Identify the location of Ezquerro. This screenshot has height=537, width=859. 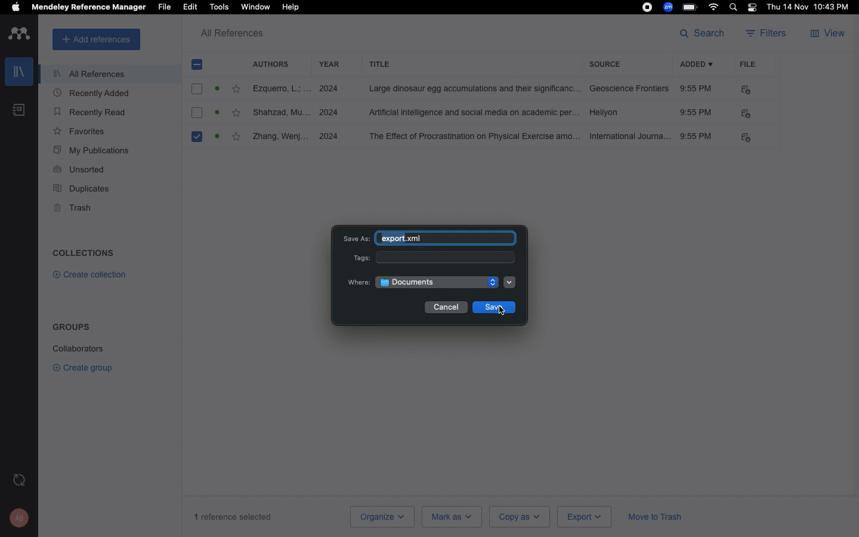
(280, 88).